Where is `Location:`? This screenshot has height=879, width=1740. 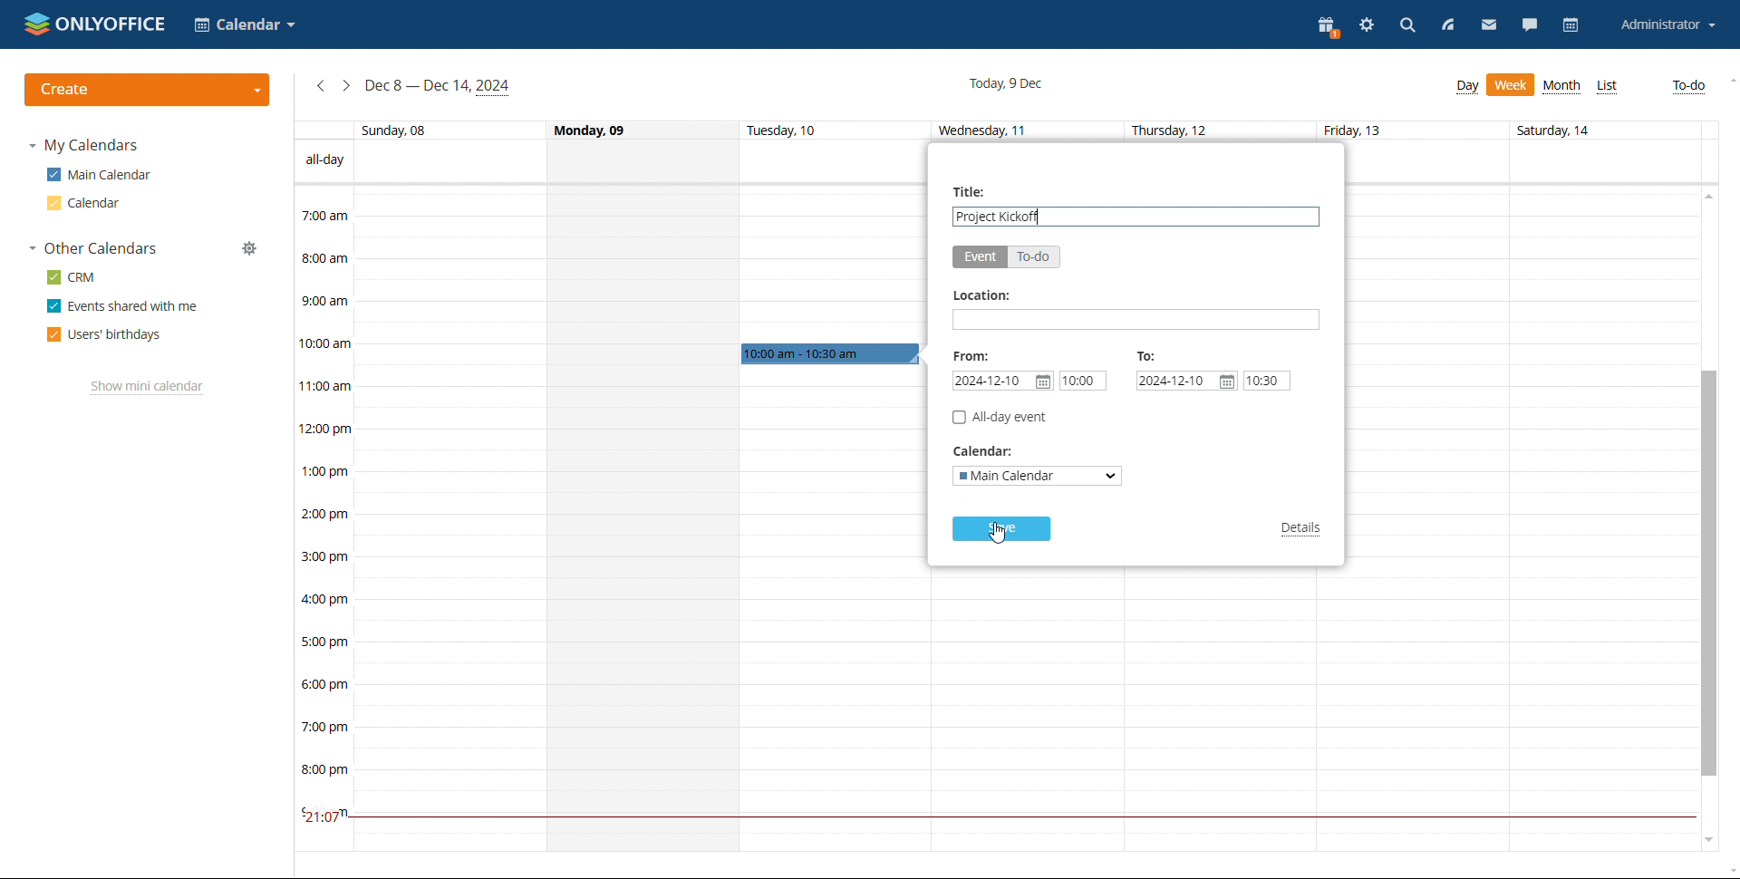 Location: is located at coordinates (981, 296).